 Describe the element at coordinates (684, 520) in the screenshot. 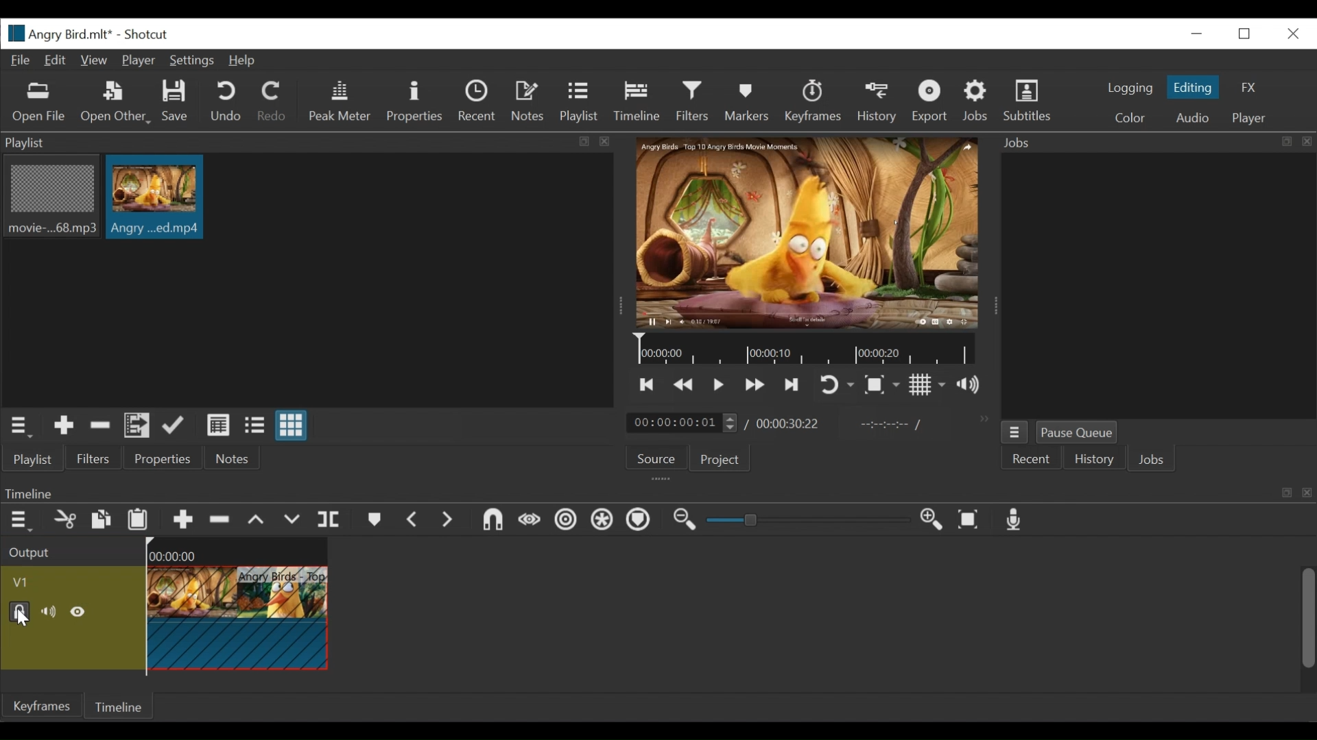

I see `Zoom timeline out` at that location.